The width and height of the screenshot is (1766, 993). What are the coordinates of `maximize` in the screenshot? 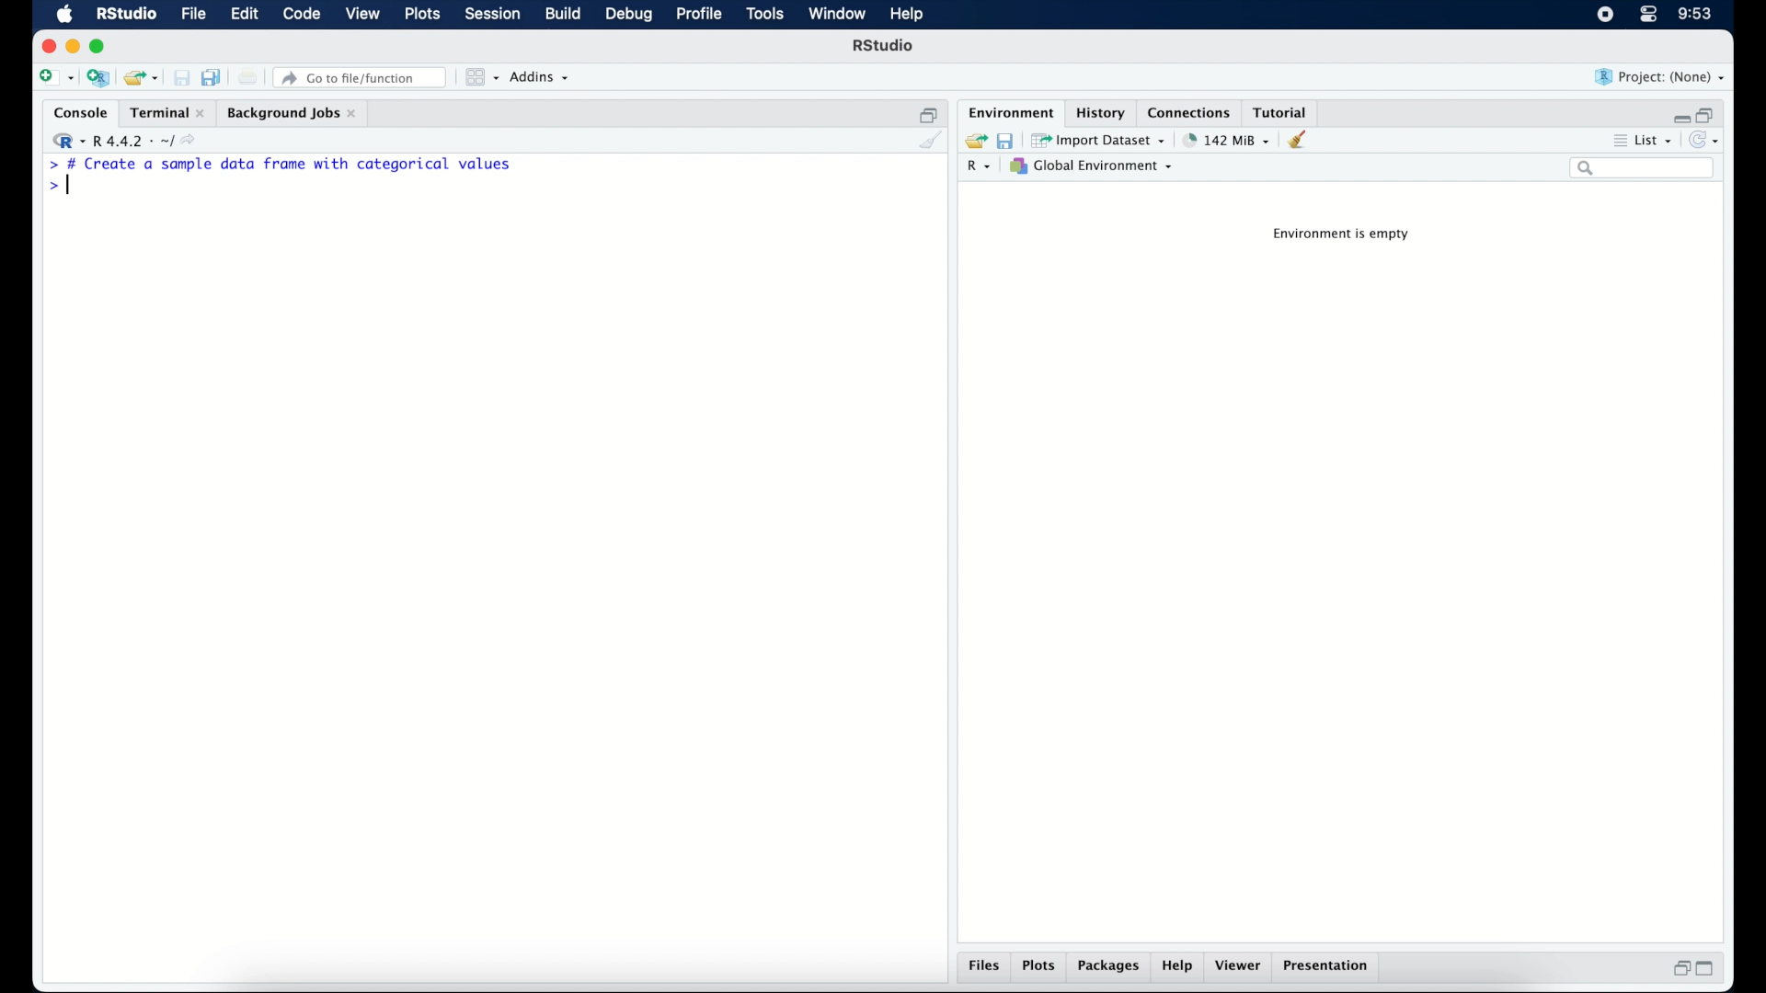 It's located at (100, 48).